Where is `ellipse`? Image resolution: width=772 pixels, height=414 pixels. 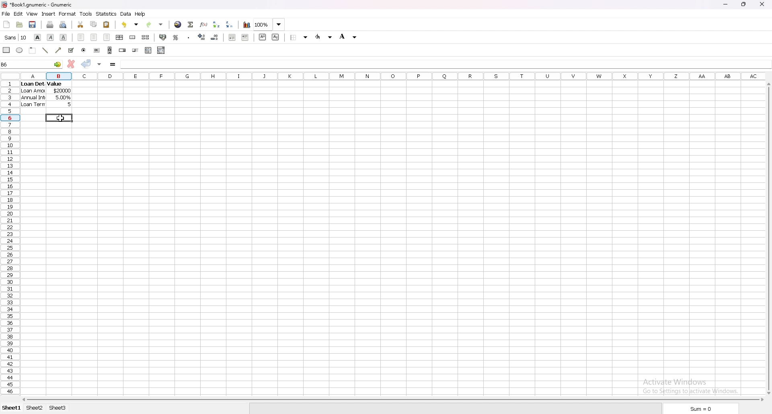
ellipse is located at coordinates (20, 50).